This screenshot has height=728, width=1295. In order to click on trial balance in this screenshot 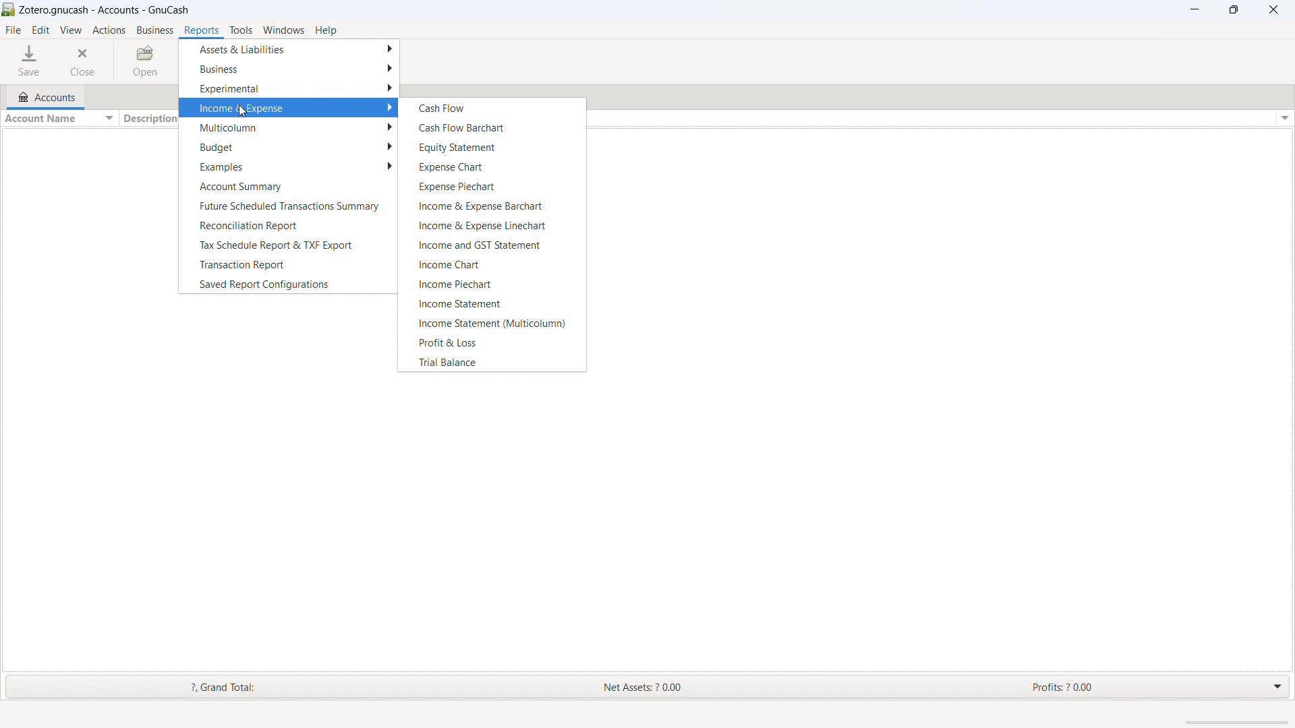, I will do `click(491, 362)`.